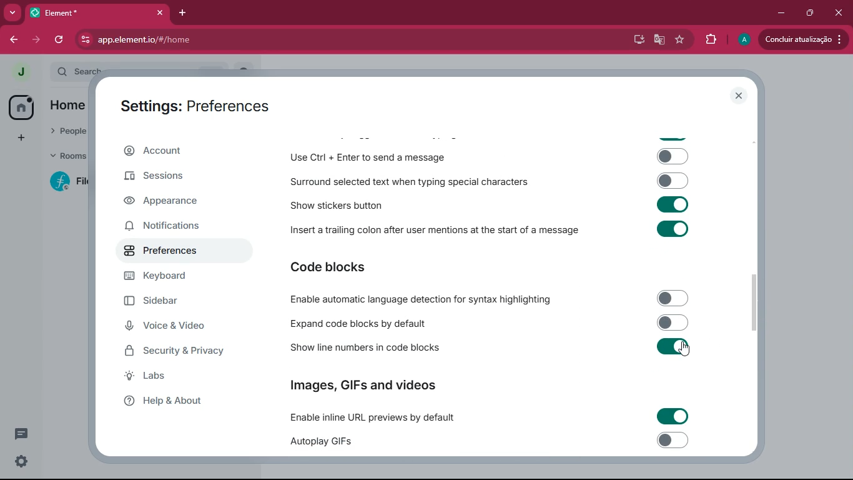 The width and height of the screenshot is (853, 480). What do you see at coordinates (174, 301) in the screenshot?
I see `sidebar` at bounding box center [174, 301].